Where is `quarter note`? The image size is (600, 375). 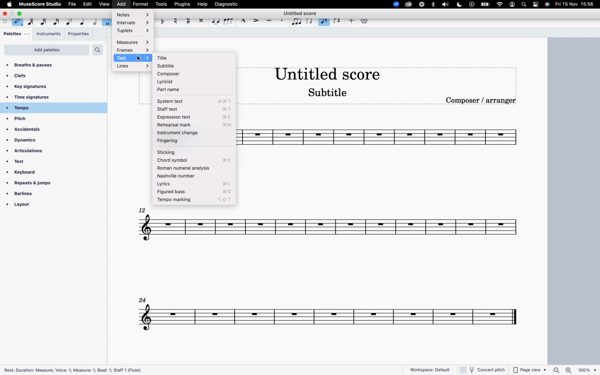
quarter note is located at coordinates (82, 21).